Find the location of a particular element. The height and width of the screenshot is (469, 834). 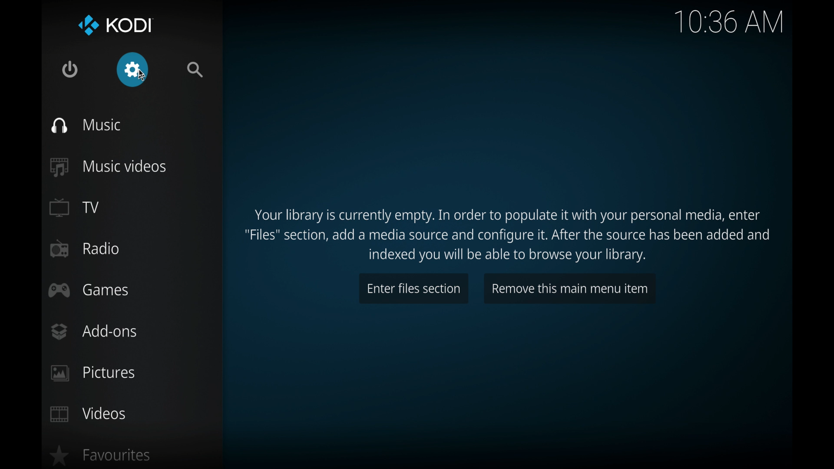

quit kodi is located at coordinates (70, 69).